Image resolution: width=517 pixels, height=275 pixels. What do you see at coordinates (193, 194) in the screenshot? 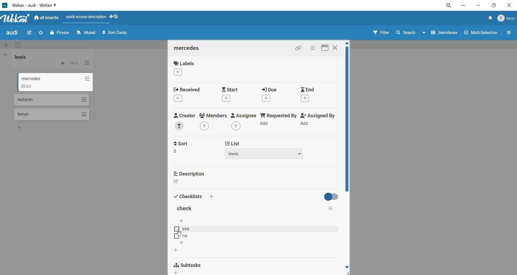
I see `checklists` at bounding box center [193, 194].